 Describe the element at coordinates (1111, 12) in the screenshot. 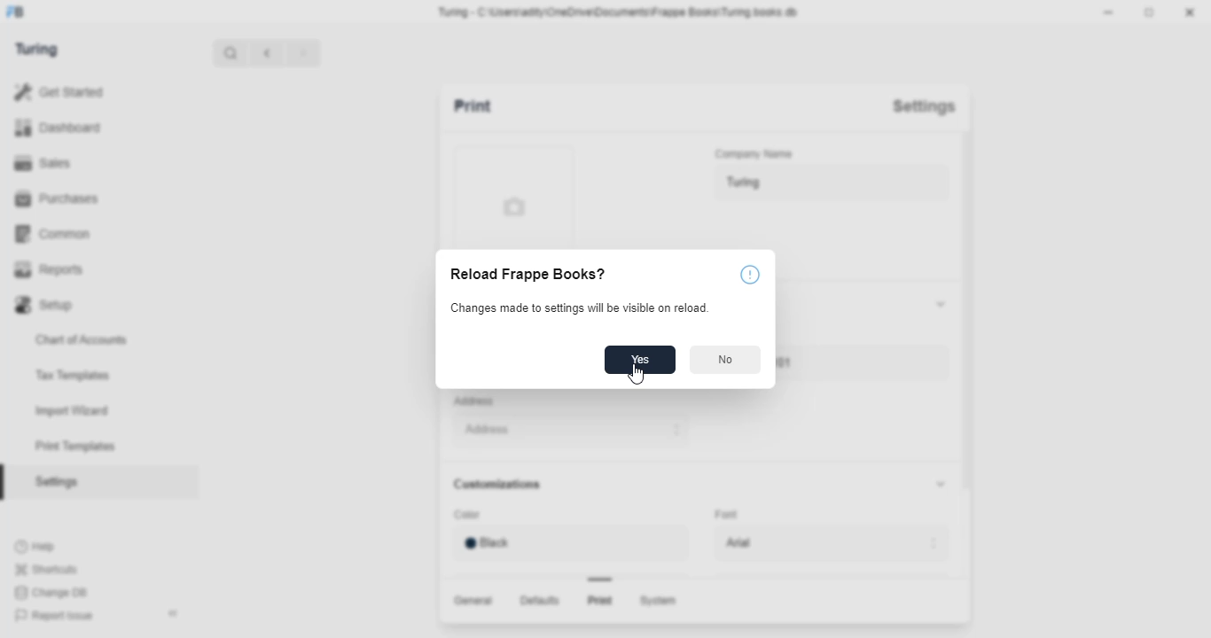

I see `minimise` at that location.